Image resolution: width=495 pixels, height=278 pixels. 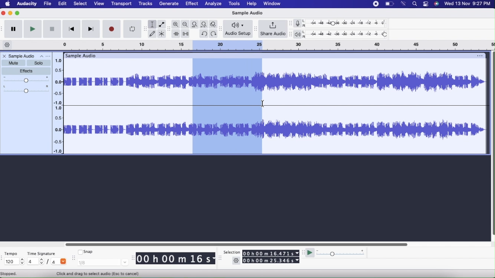 I want to click on Gain Slider, so click(x=26, y=80).